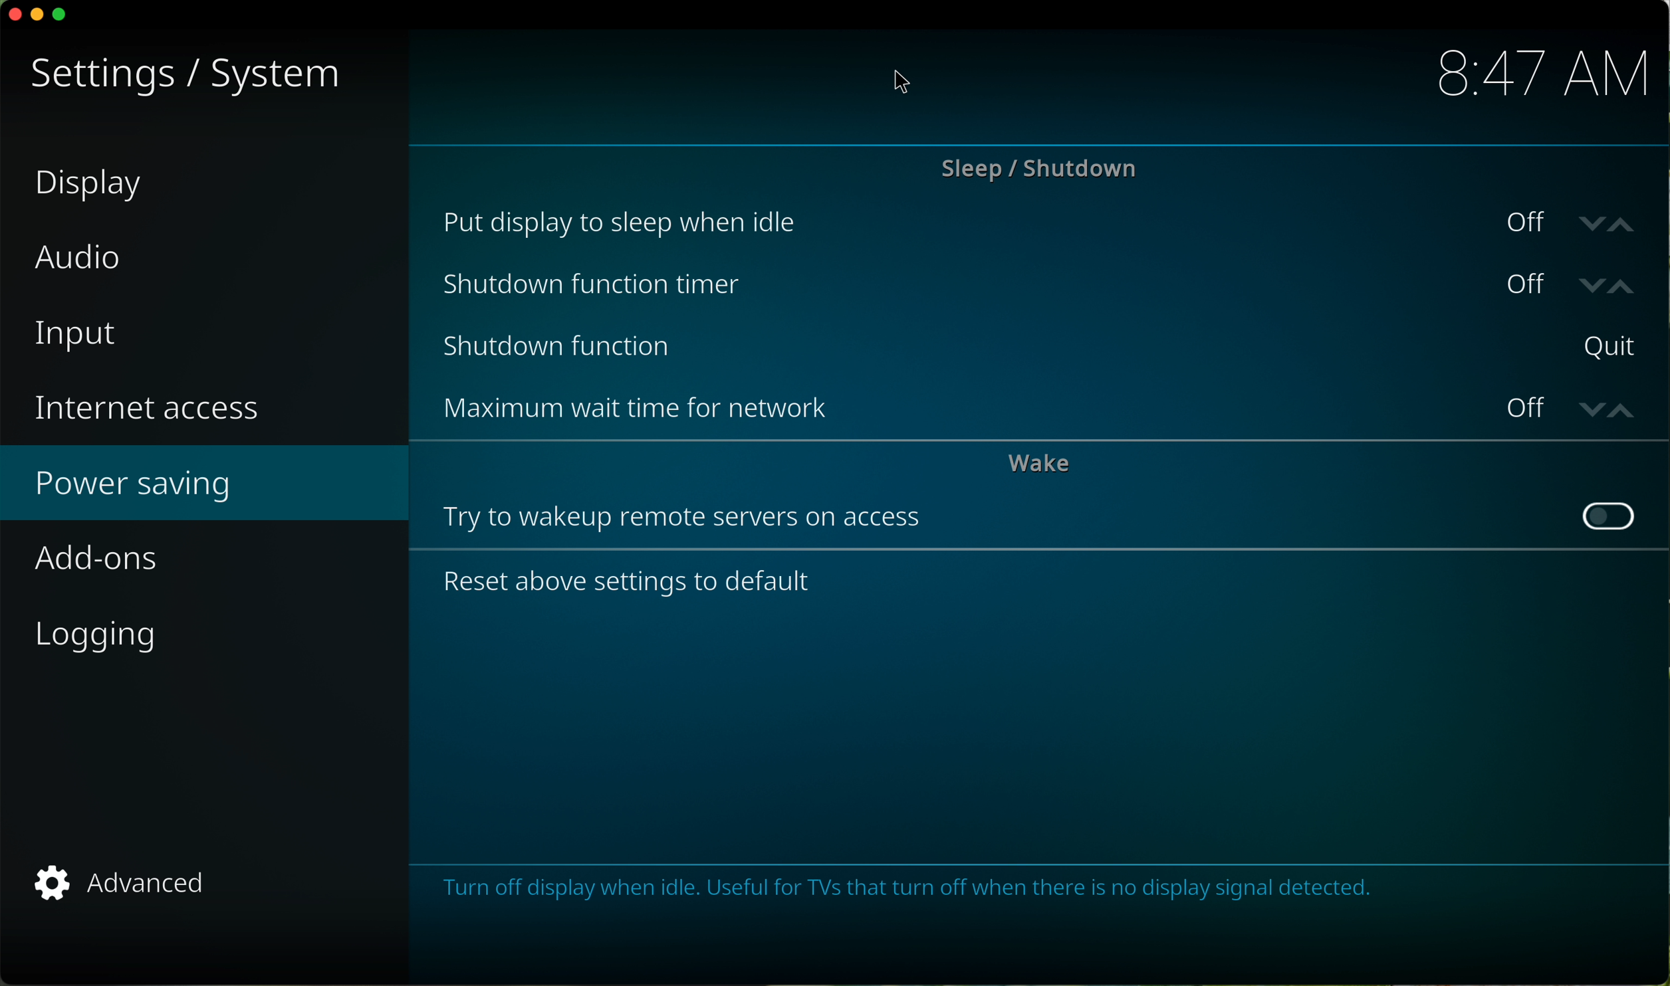 The image size is (1670, 986). Describe the element at coordinates (1040, 528) in the screenshot. I see `unknown sources` at that location.